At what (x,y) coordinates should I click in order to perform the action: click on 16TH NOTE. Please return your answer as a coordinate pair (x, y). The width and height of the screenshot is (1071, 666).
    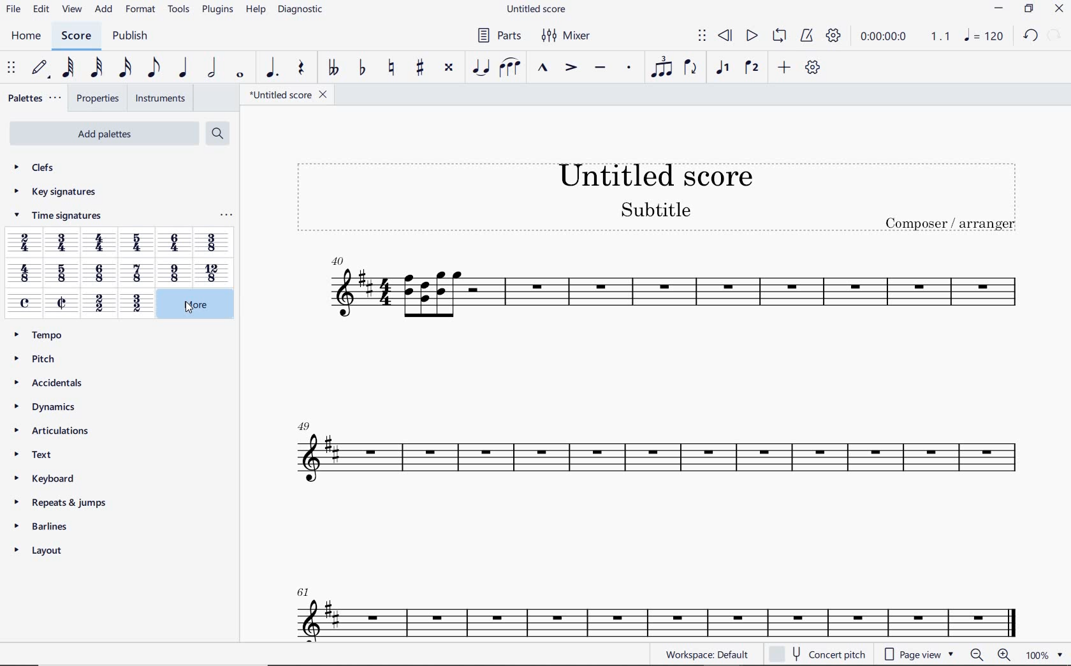
    Looking at the image, I should click on (123, 68).